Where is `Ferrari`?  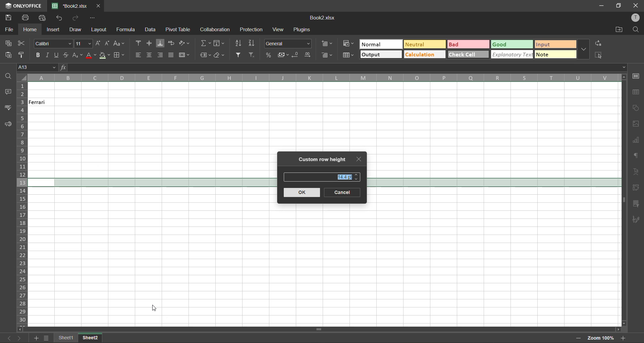
Ferrari is located at coordinates (42, 102).